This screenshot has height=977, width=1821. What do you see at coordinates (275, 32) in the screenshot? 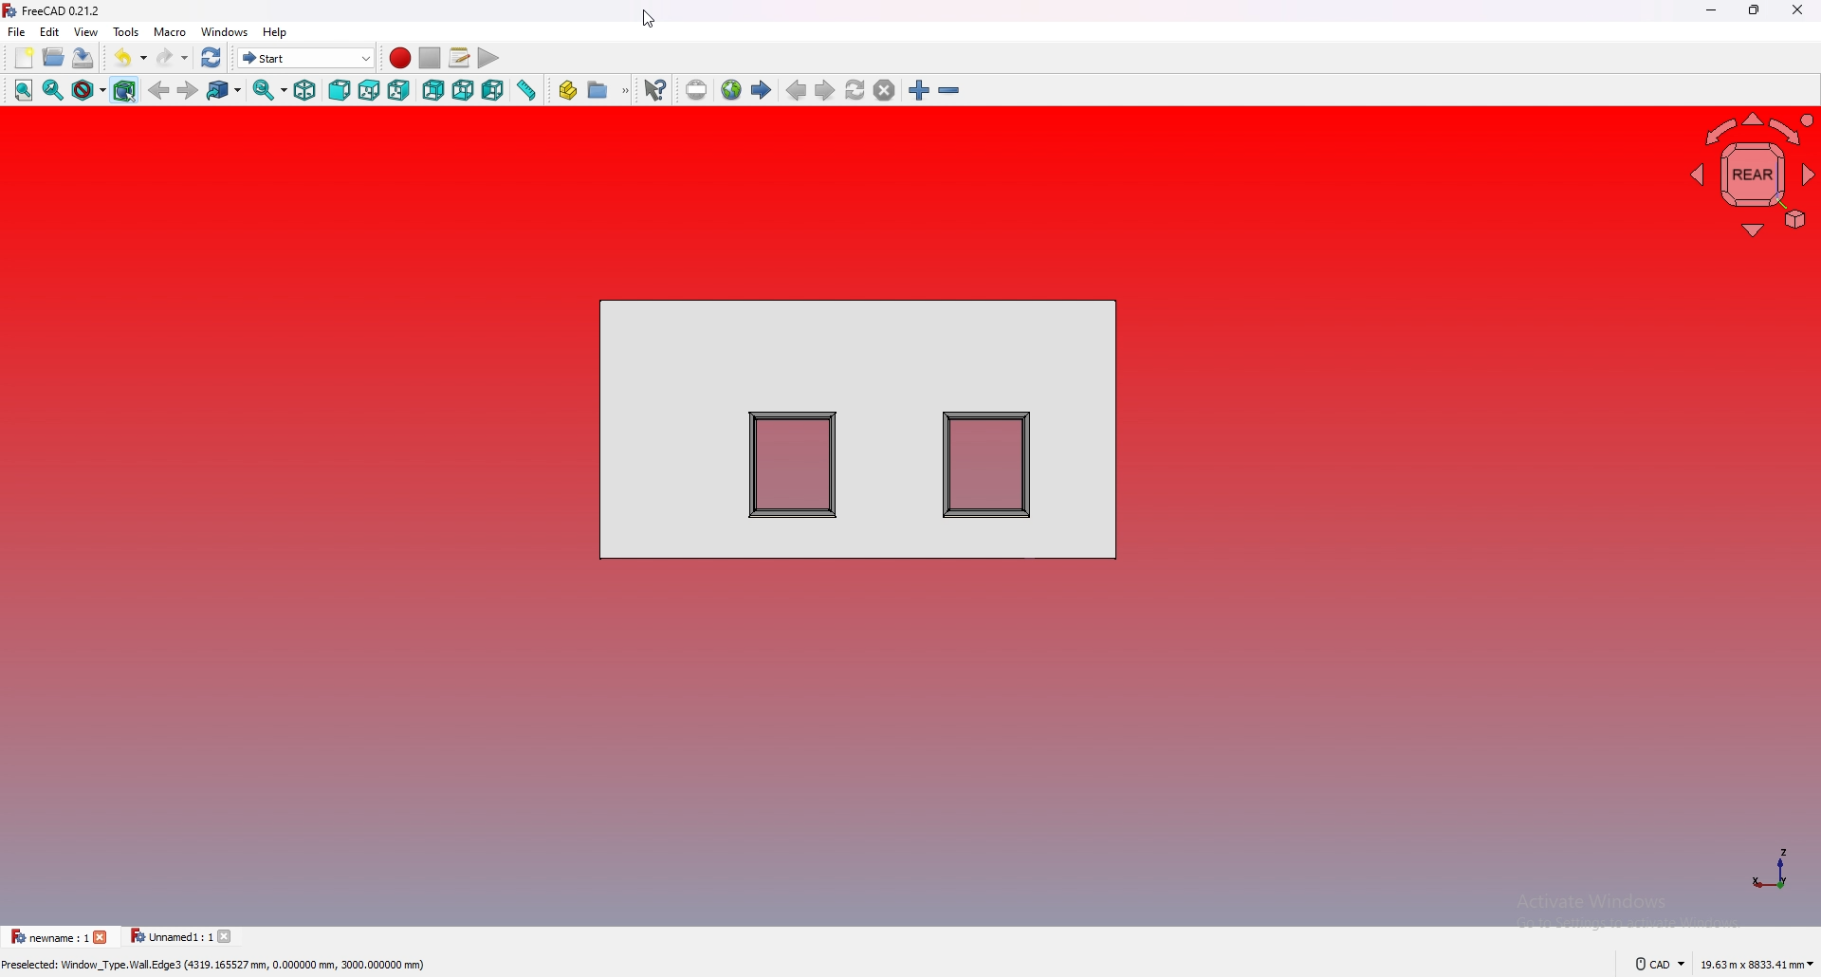
I see `help` at bounding box center [275, 32].